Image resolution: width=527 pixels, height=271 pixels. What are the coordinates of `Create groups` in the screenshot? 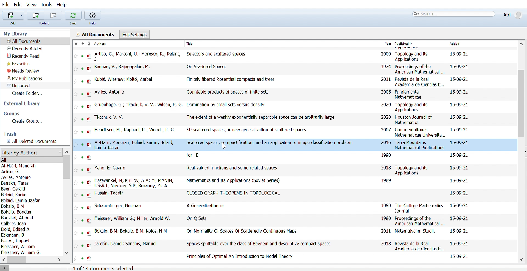 It's located at (25, 121).